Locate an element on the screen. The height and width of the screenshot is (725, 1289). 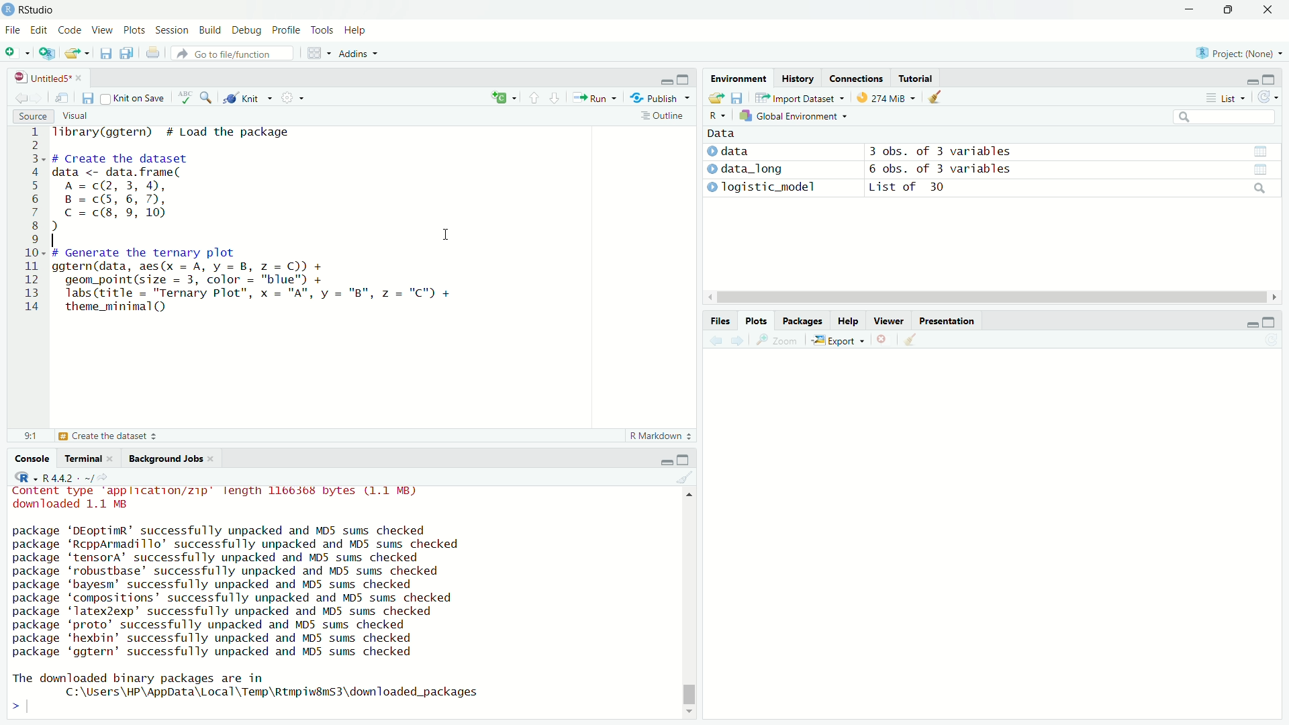
copy is located at coordinates (125, 54).